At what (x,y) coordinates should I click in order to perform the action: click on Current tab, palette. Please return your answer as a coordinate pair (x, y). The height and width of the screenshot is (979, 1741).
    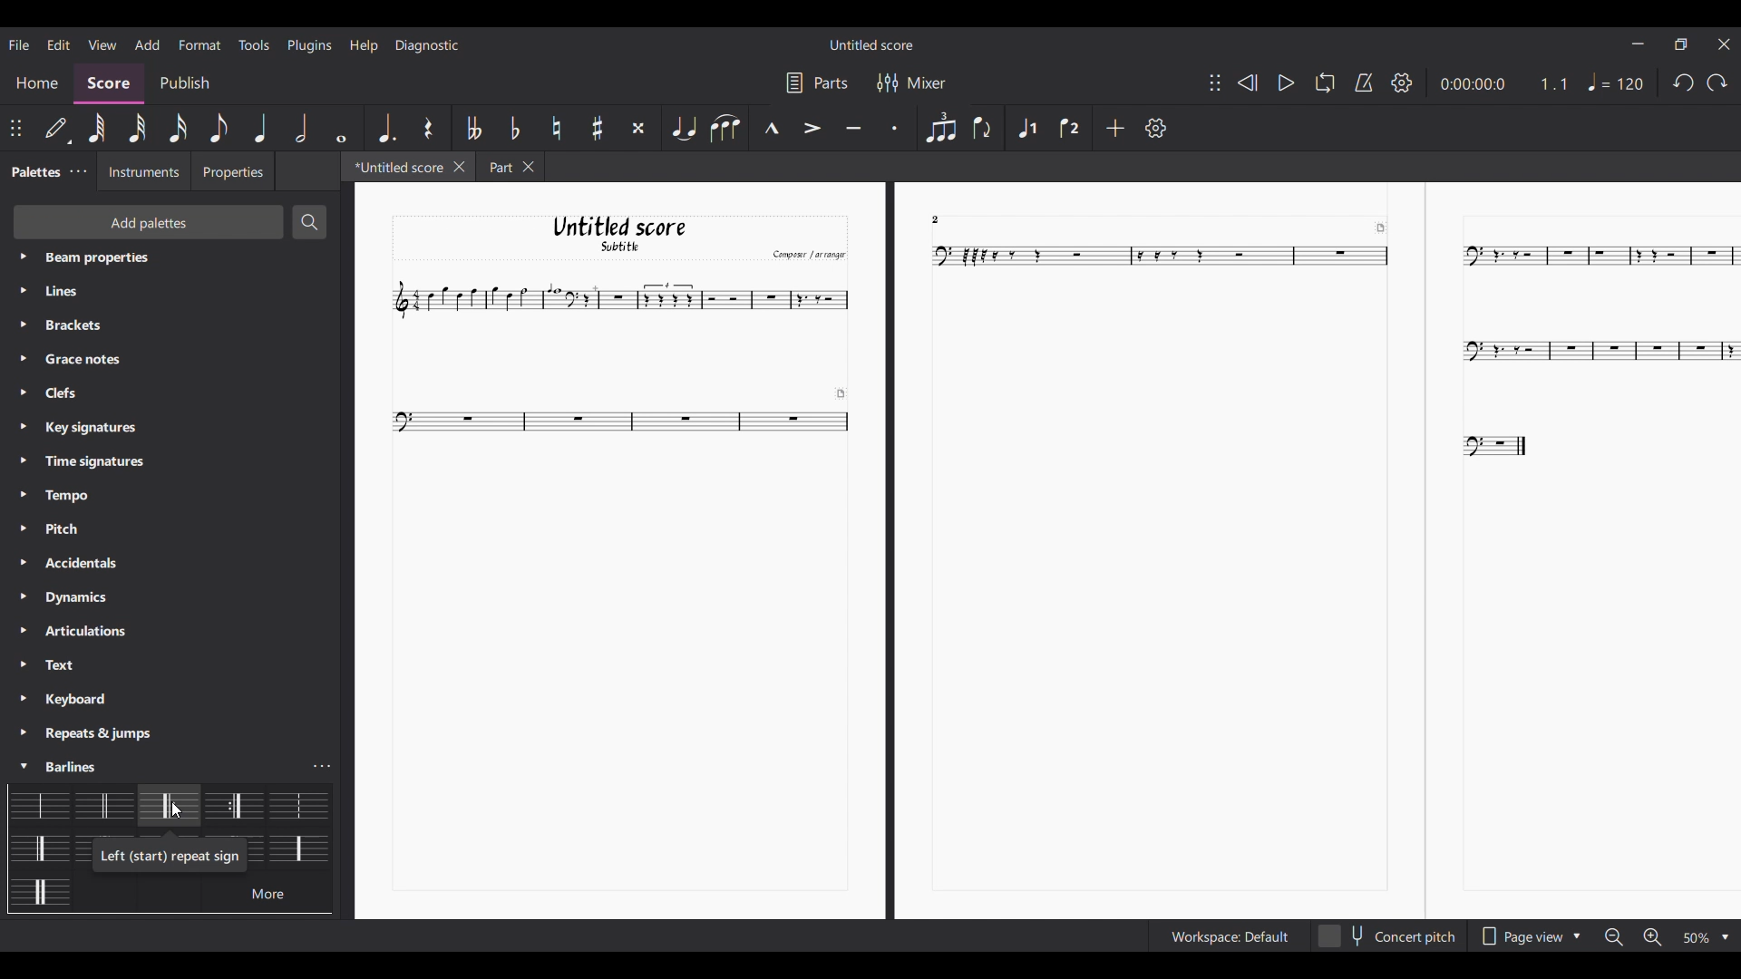
    Looking at the image, I should click on (34, 171).